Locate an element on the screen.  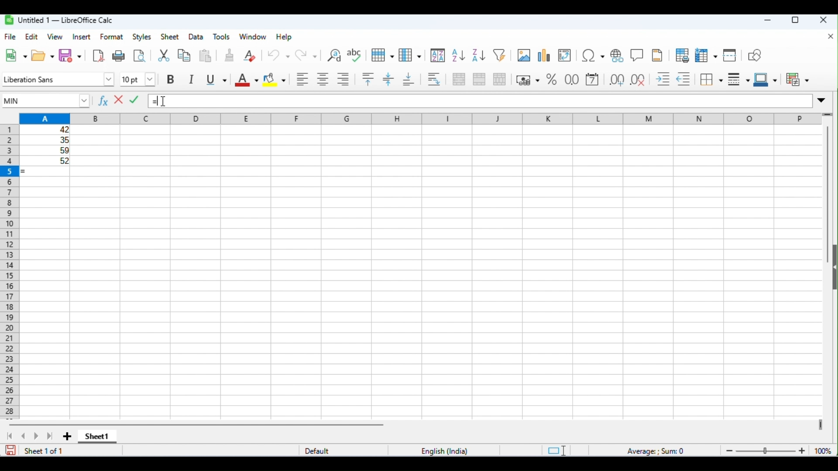
styles is located at coordinates (142, 37).